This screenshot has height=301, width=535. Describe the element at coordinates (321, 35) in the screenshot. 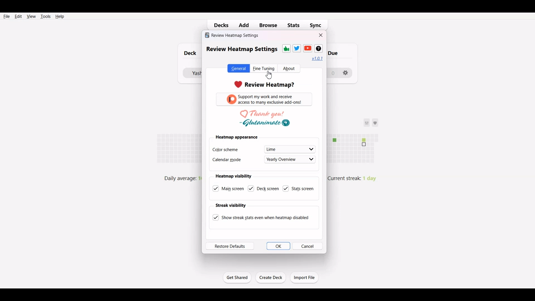

I see `Close` at that location.